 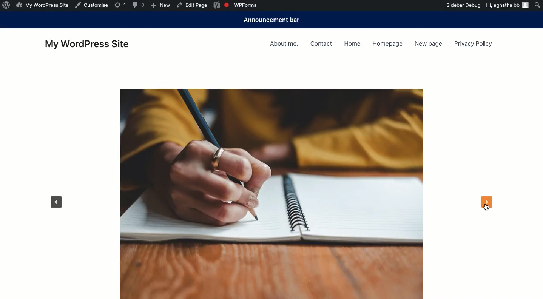 What do you see at coordinates (321, 44) in the screenshot?
I see `Contact` at bounding box center [321, 44].